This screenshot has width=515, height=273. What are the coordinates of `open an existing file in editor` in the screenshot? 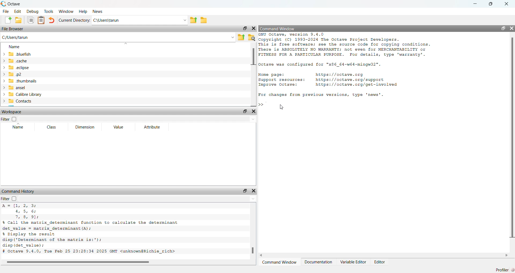 It's located at (19, 20).